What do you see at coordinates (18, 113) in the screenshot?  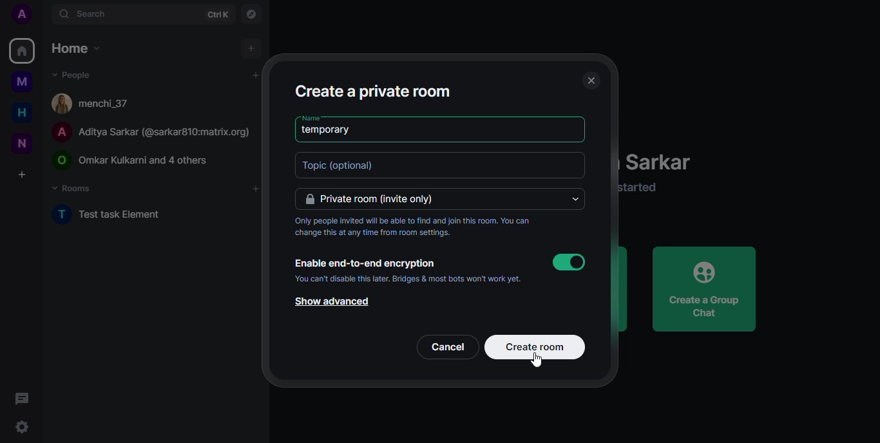 I see `home` at bounding box center [18, 113].